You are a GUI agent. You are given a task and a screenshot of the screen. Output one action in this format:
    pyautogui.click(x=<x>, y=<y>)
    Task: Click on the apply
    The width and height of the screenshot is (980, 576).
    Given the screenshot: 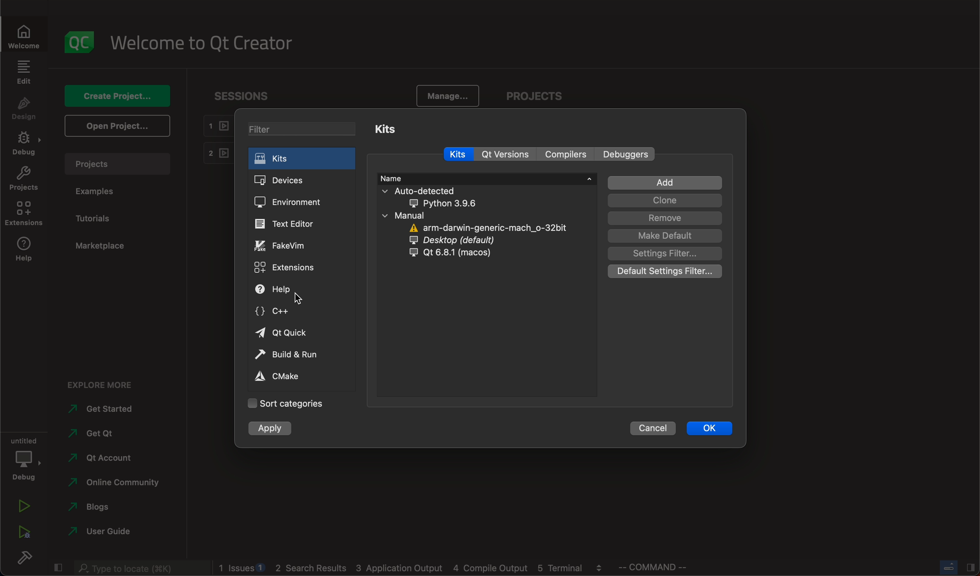 What is the action you would take?
    pyautogui.click(x=273, y=429)
    